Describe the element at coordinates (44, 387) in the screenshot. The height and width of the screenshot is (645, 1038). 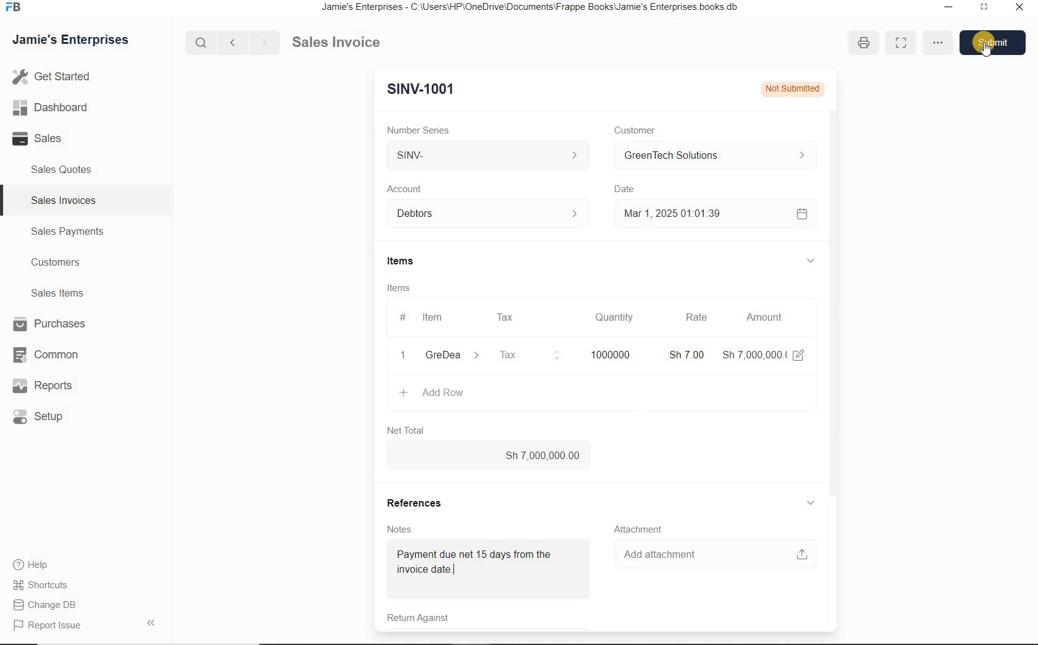
I see `, Reports` at that location.